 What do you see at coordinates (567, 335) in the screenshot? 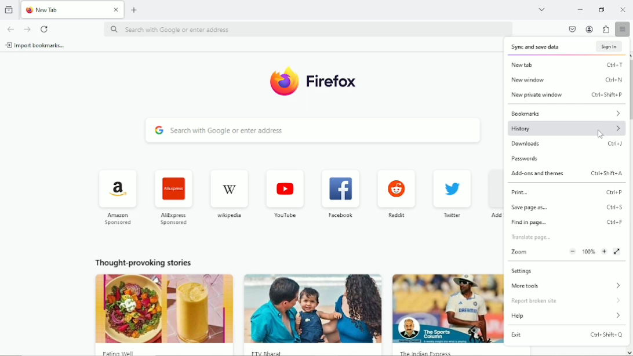
I see `exit` at bounding box center [567, 335].